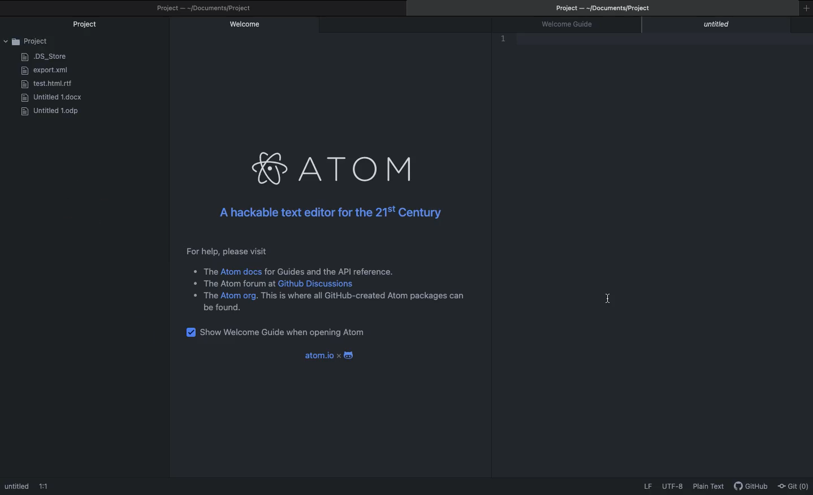 The width and height of the screenshot is (813, 495). What do you see at coordinates (711, 487) in the screenshot?
I see `Plain text` at bounding box center [711, 487].